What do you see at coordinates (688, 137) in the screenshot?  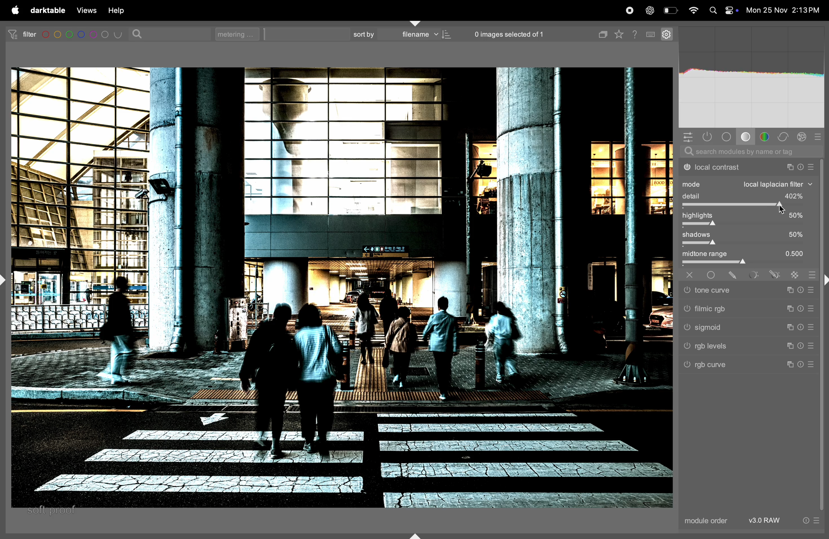 I see `quick acesss panel` at bounding box center [688, 137].